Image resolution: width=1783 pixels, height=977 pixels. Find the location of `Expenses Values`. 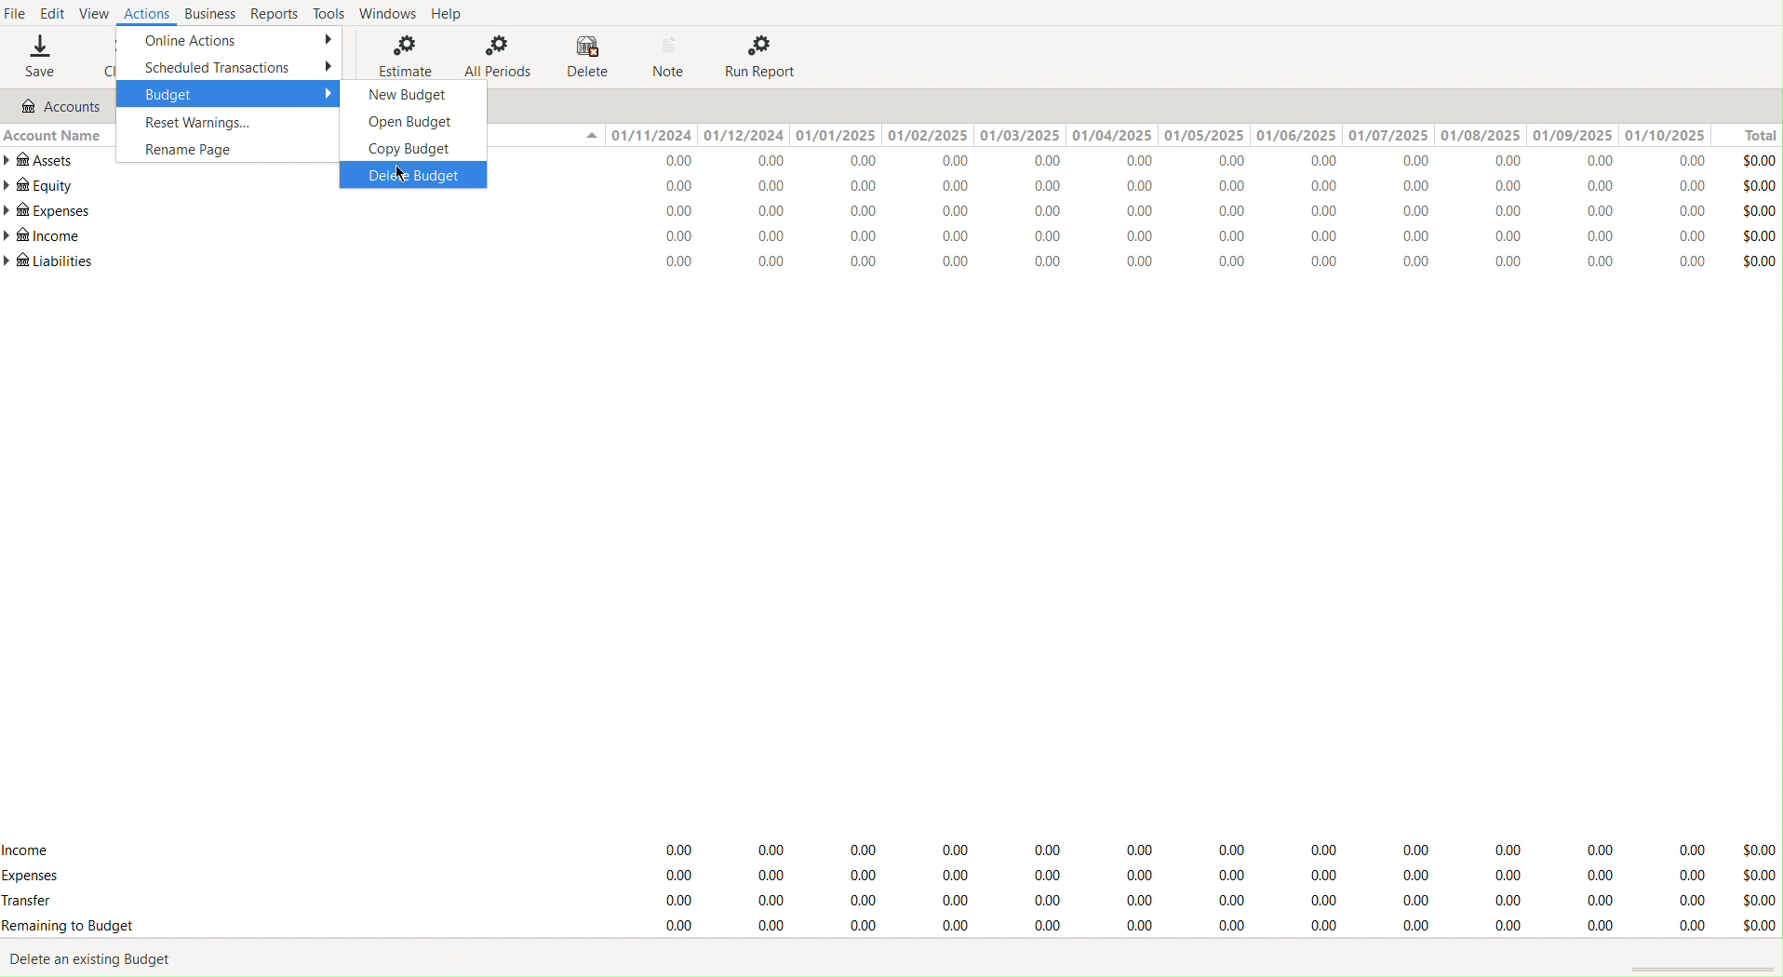

Expenses Values is located at coordinates (1185, 214).